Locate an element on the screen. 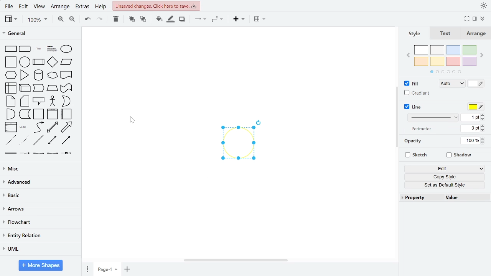 The image size is (491, 276). increase opacity is located at coordinates (484, 138).